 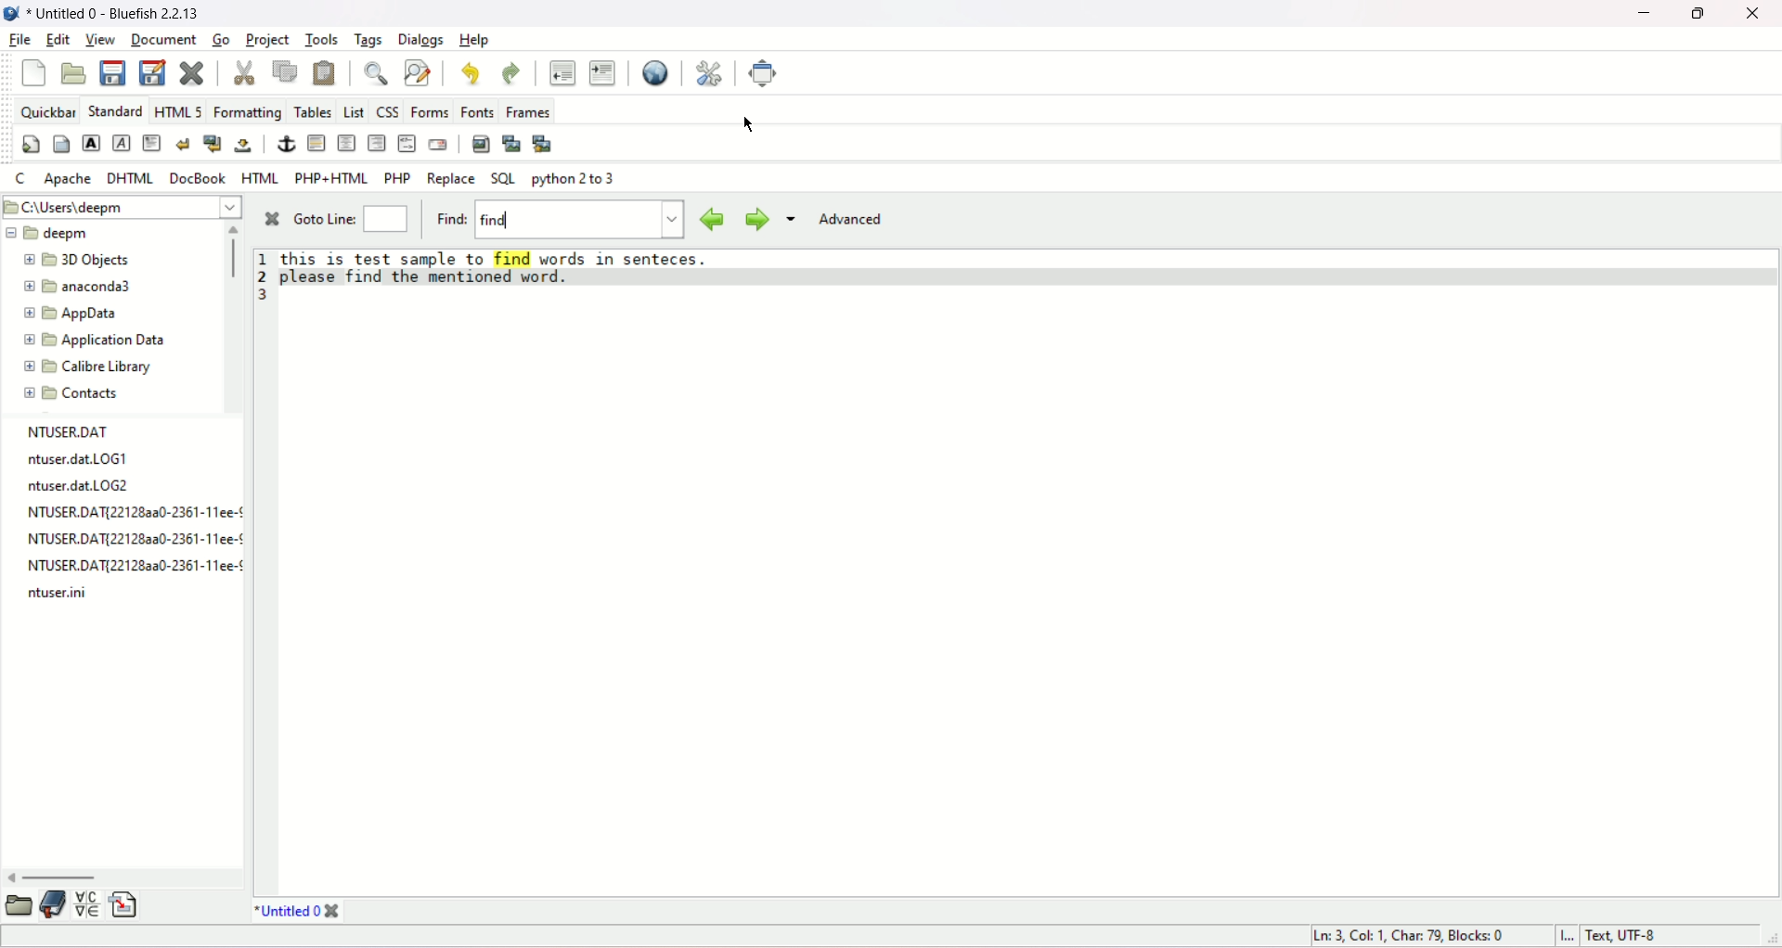 I want to click on copy, so click(x=286, y=70).